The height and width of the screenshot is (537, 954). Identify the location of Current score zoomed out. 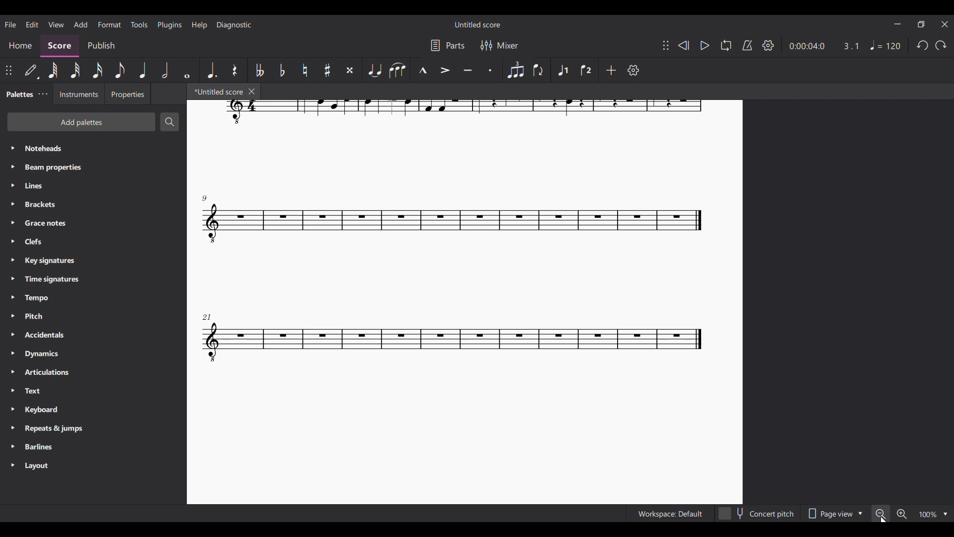
(465, 302).